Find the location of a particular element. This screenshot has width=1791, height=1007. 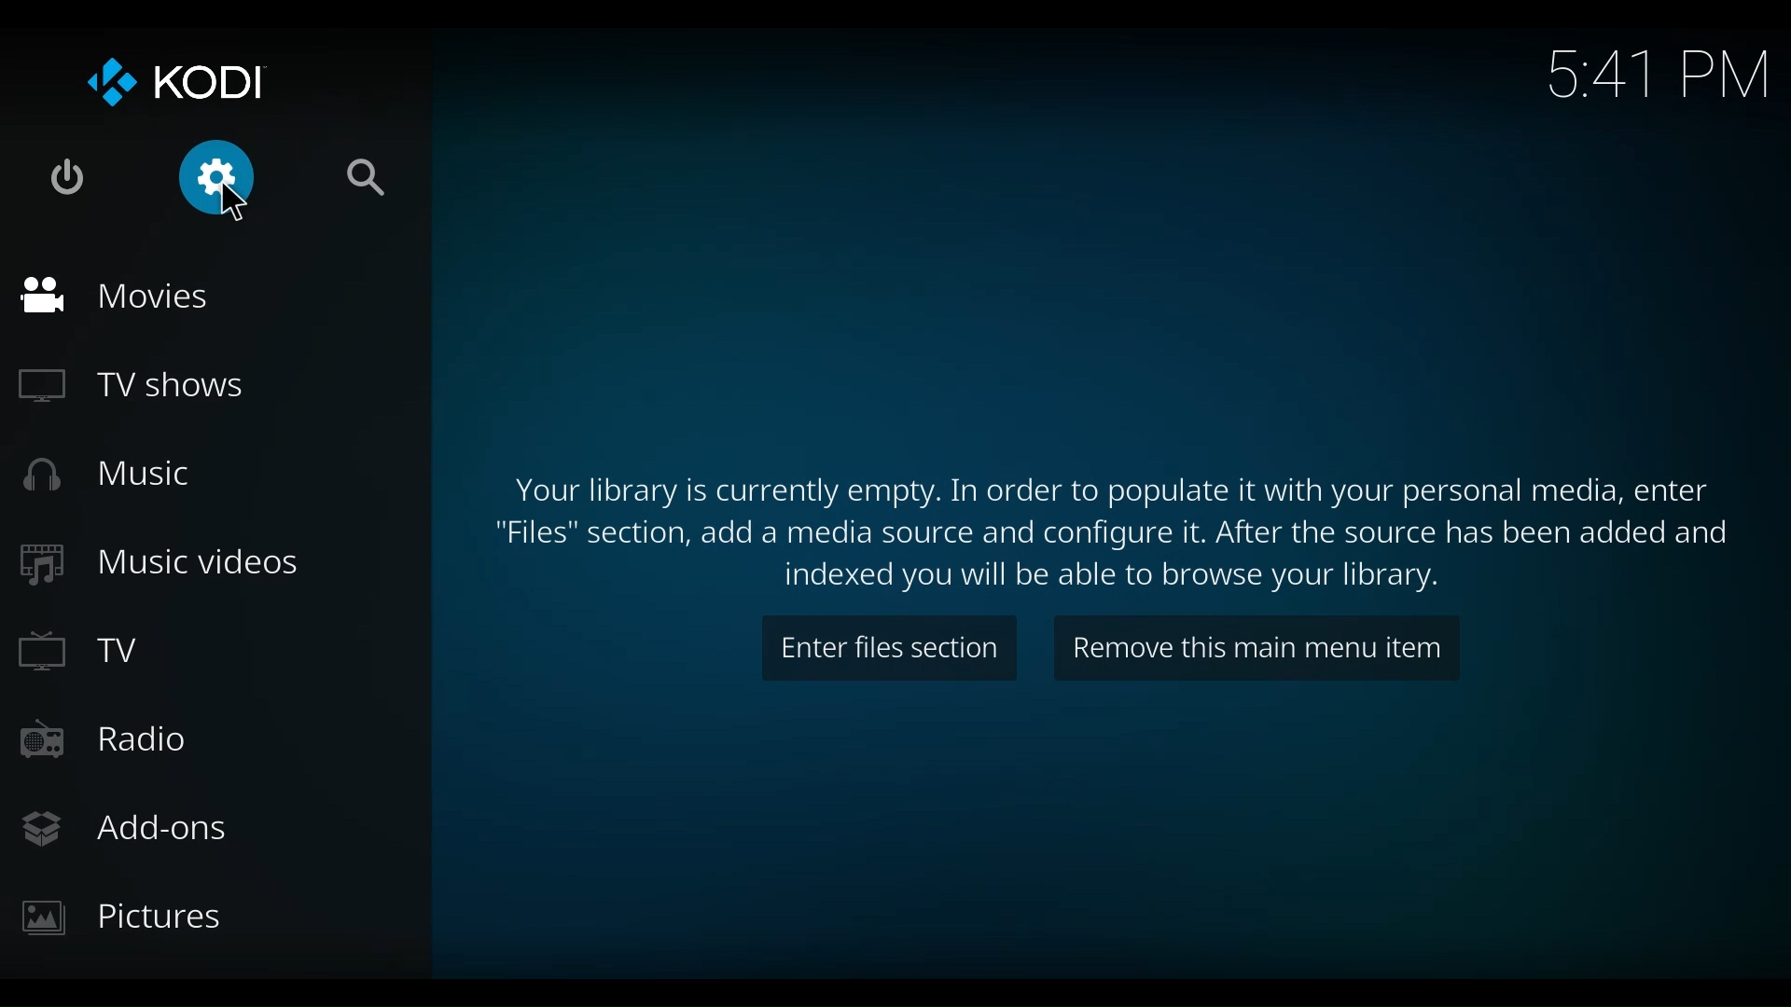

Add, a media source and configure it. After the source has been added and is located at coordinates (1110, 536).